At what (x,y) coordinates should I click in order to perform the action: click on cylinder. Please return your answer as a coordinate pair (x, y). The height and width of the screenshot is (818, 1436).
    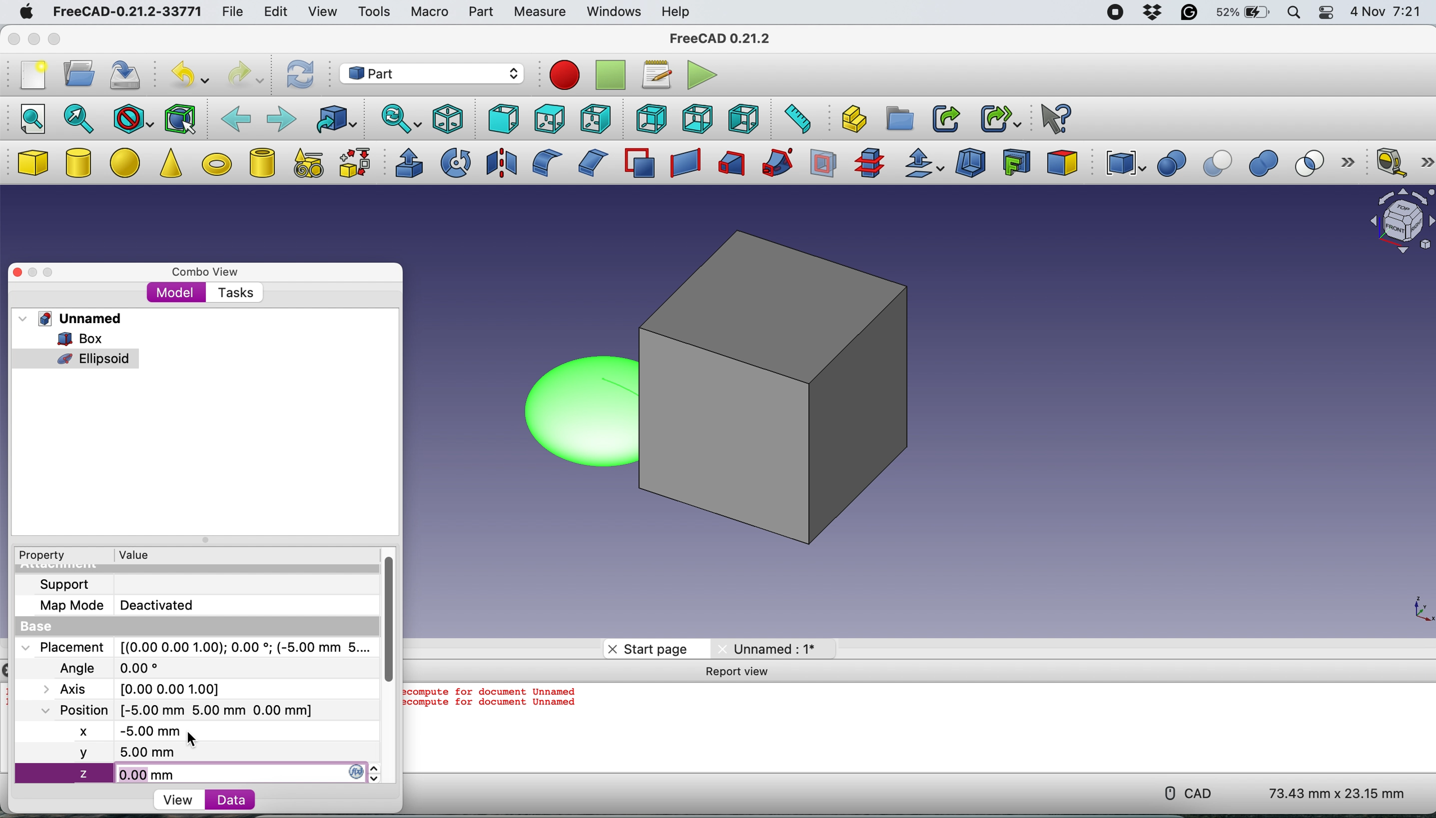
    Looking at the image, I should click on (79, 165).